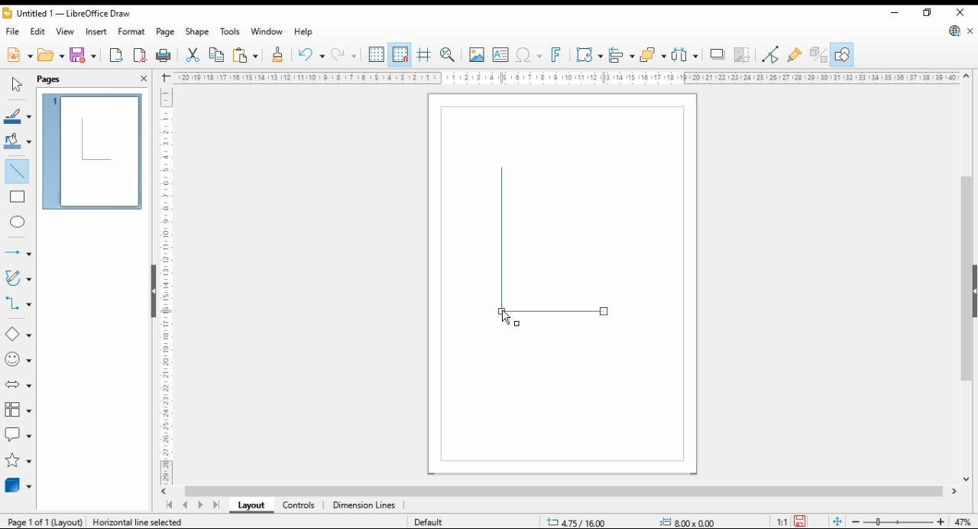 This screenshot has height=529, width=978. What do you see at coordinates (143, 77) in the screenshot?
I see `close pane` at bounding box center [143, 77].